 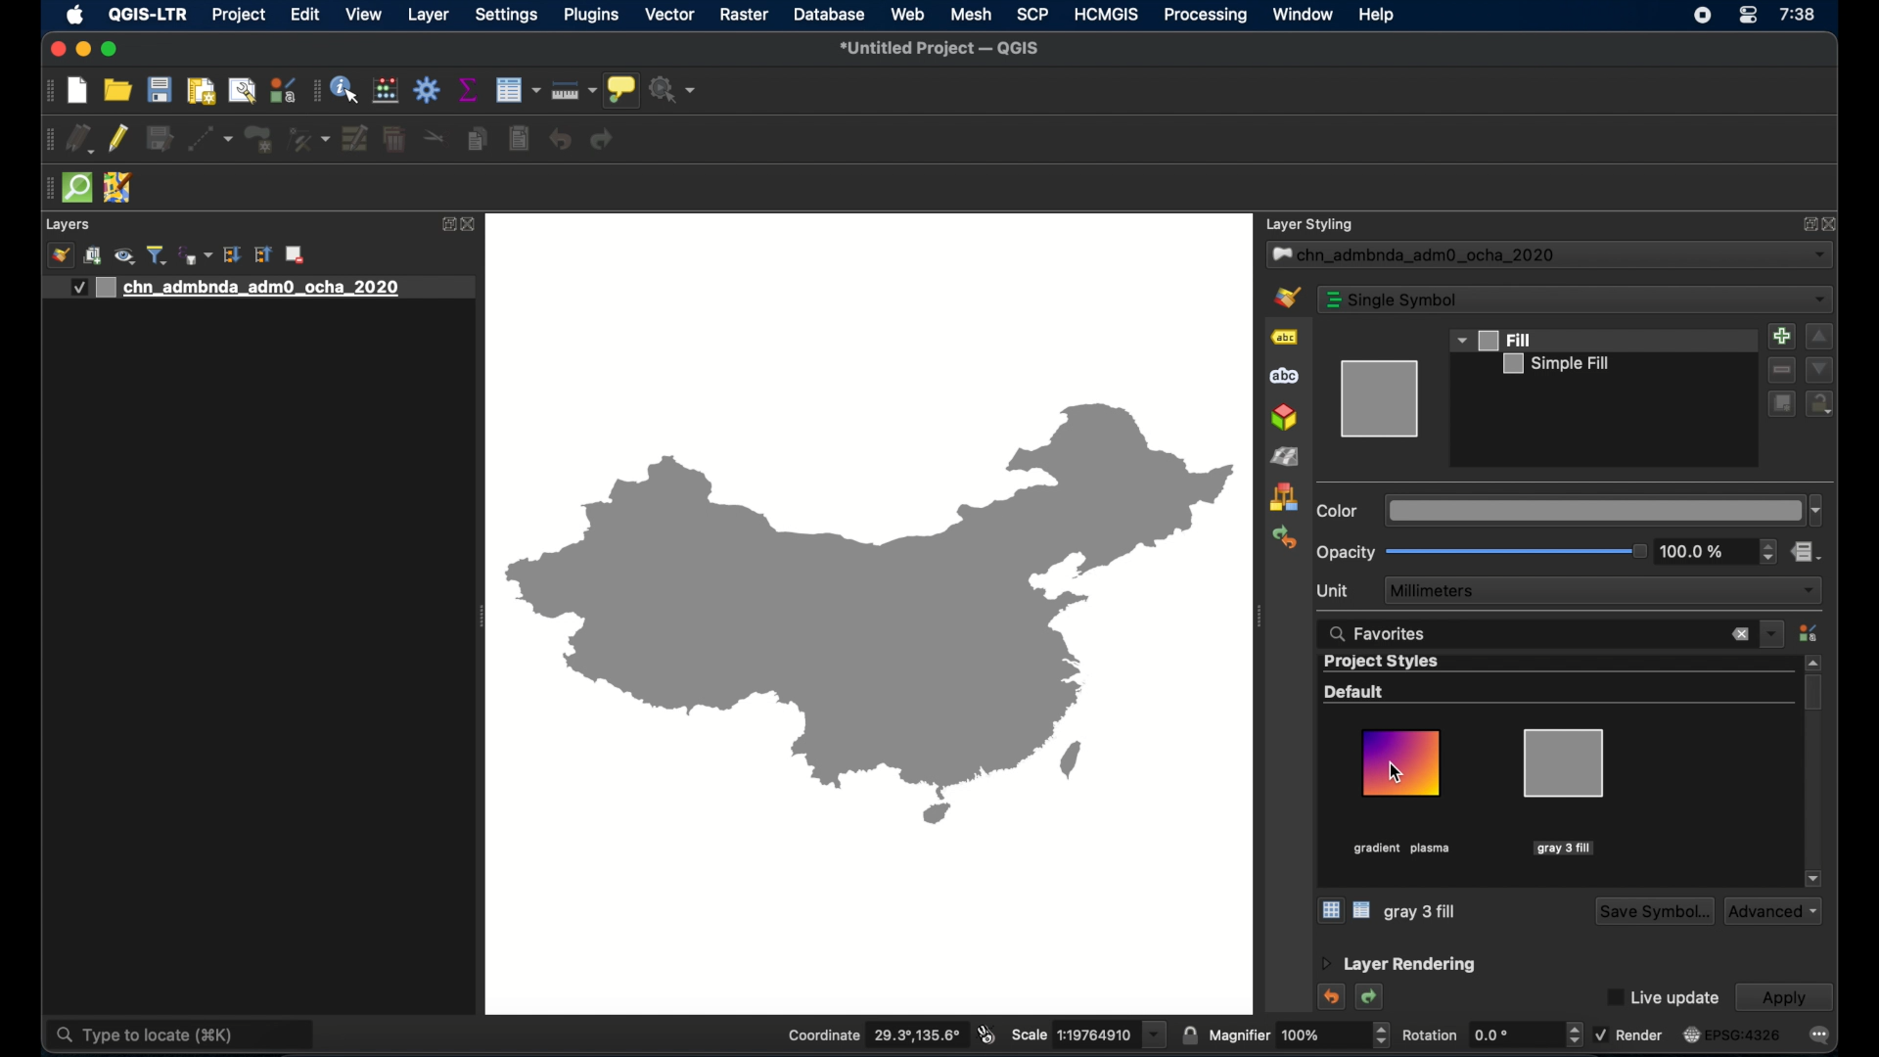 I want to click on save symbol, so click(x=1652, y=912).